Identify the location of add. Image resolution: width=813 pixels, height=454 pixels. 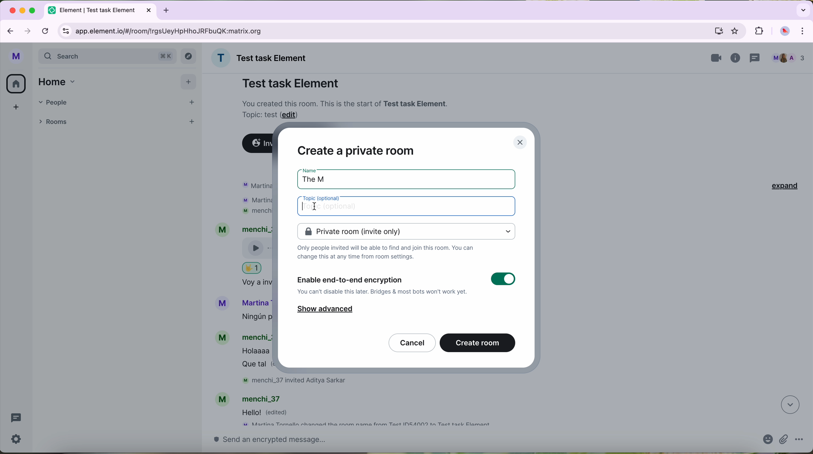
(13, 110).